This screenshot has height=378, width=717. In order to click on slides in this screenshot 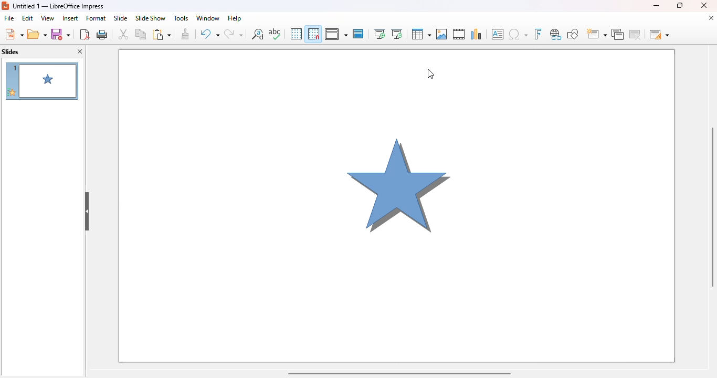, I will do `click(10, 51)`.